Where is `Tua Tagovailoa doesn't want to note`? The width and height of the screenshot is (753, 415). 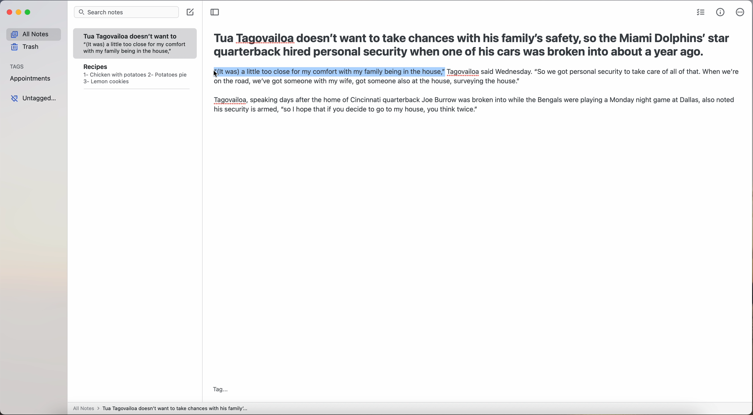
Tua Tagovailoa doesn't want to note is located at coordinates (135, 44).